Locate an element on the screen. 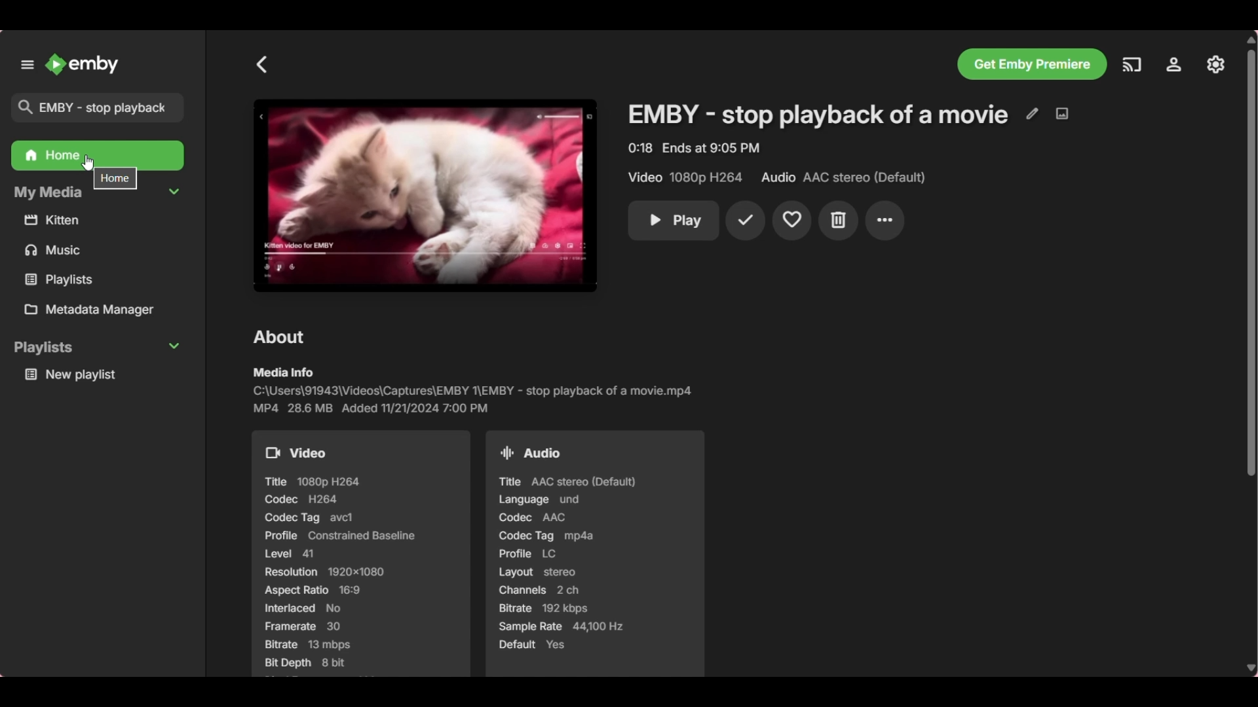 The height and width of the screenshot is (707, 1258). playlists is located at coordinates (92, 279).